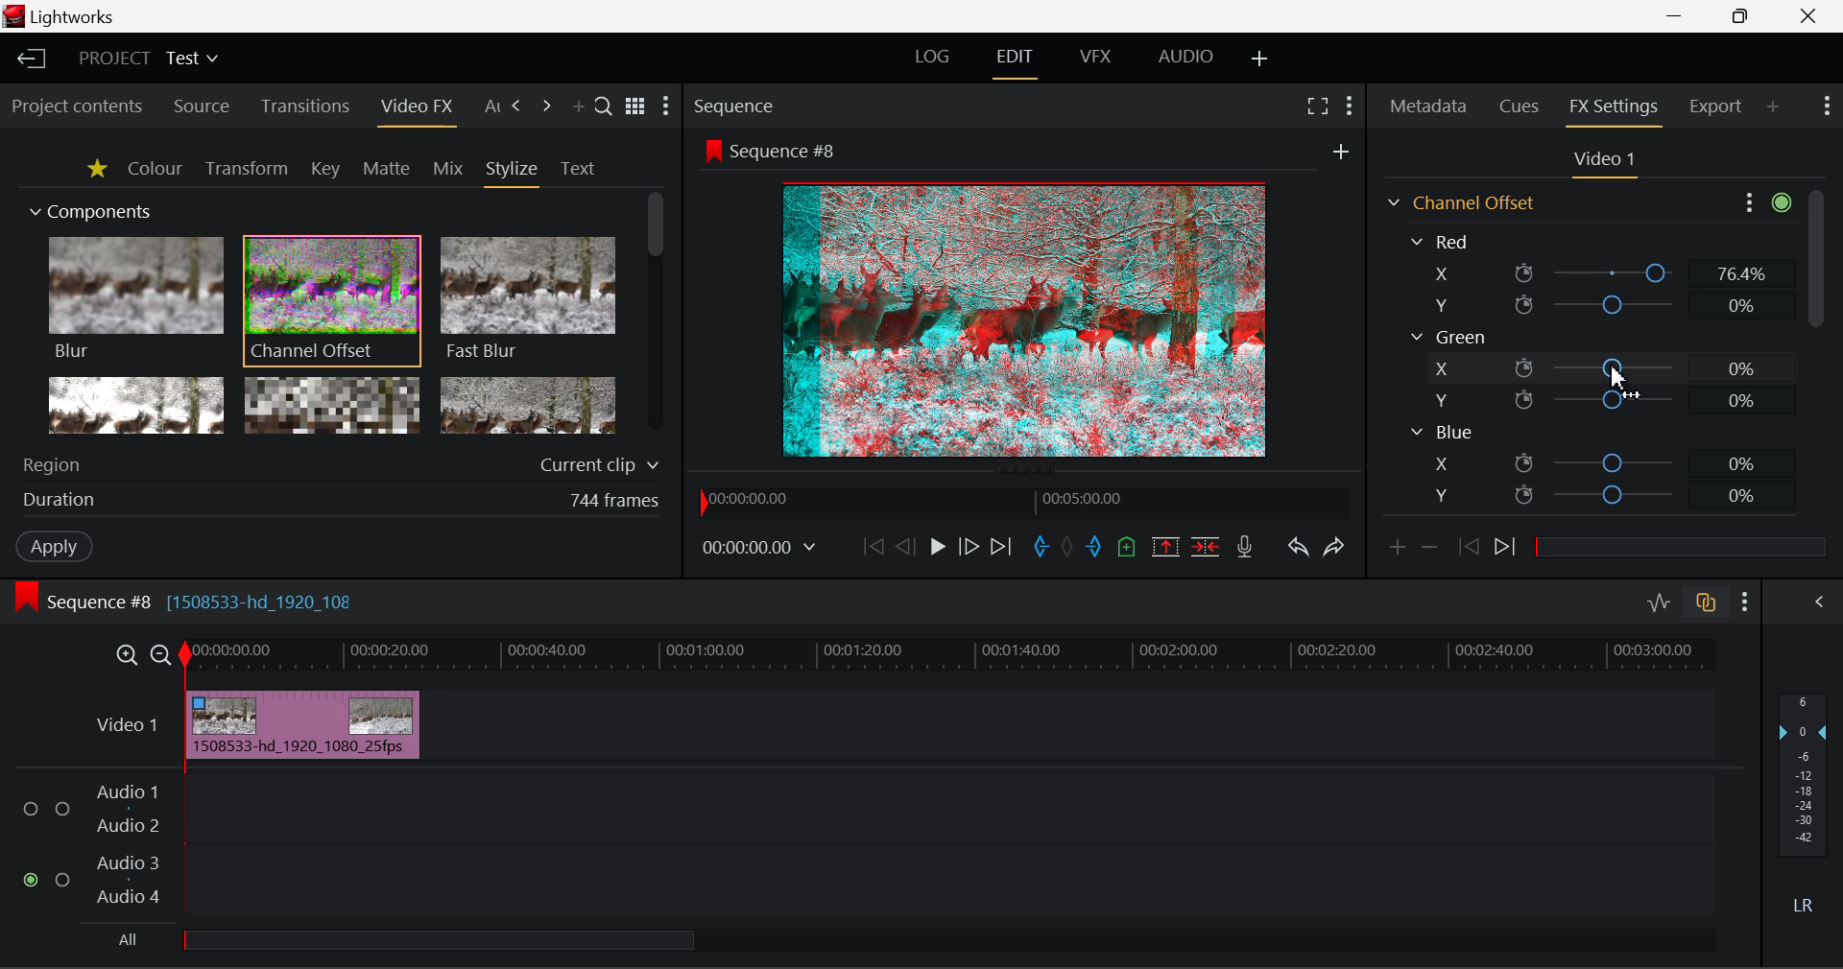 Image resolution: width=1843 pixels, height=969 pixels. I want to click on Play, so click(935, 548).